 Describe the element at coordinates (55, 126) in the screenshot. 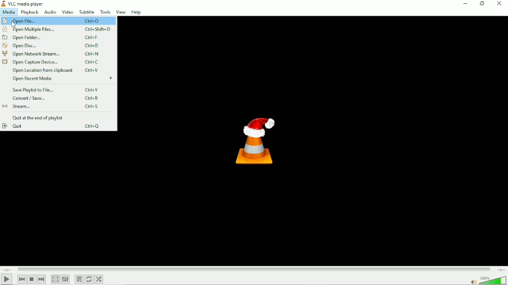

I see `Quit` at that location.